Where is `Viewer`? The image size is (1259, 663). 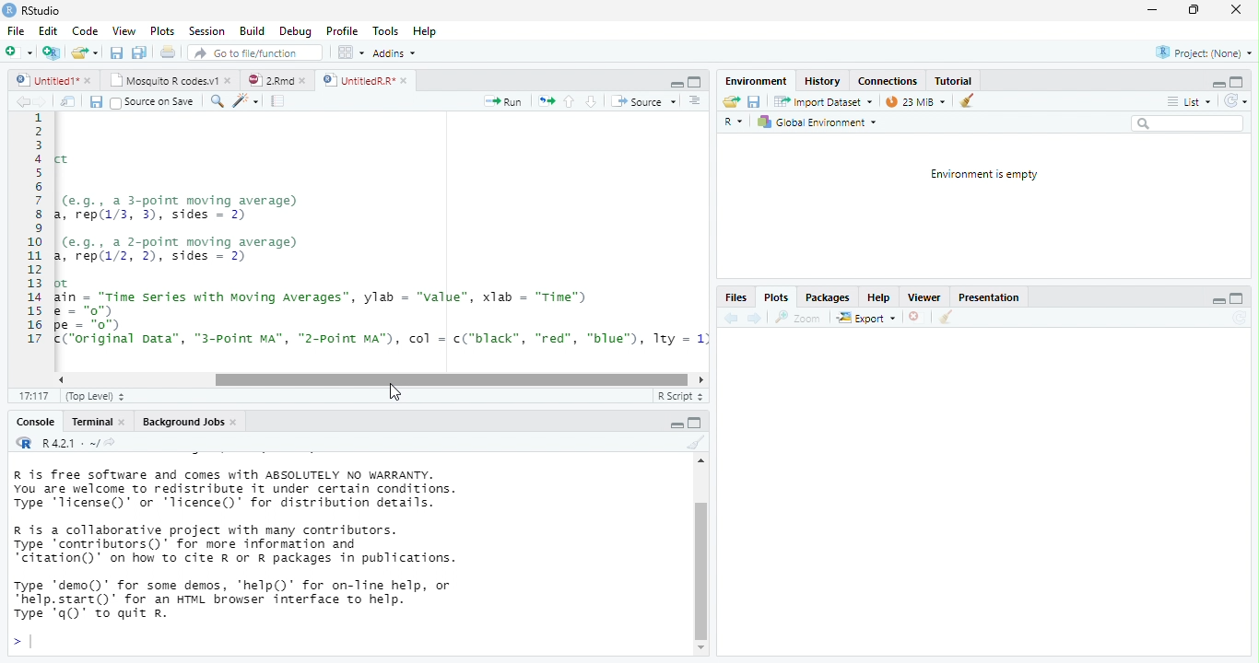
Viewer is located at coordinates (924, 297).